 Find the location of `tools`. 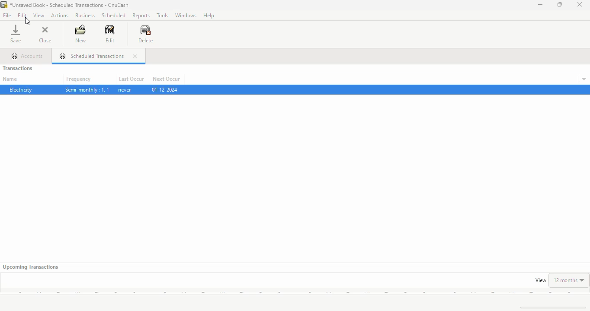

tools is located at coordinates (163, 16).